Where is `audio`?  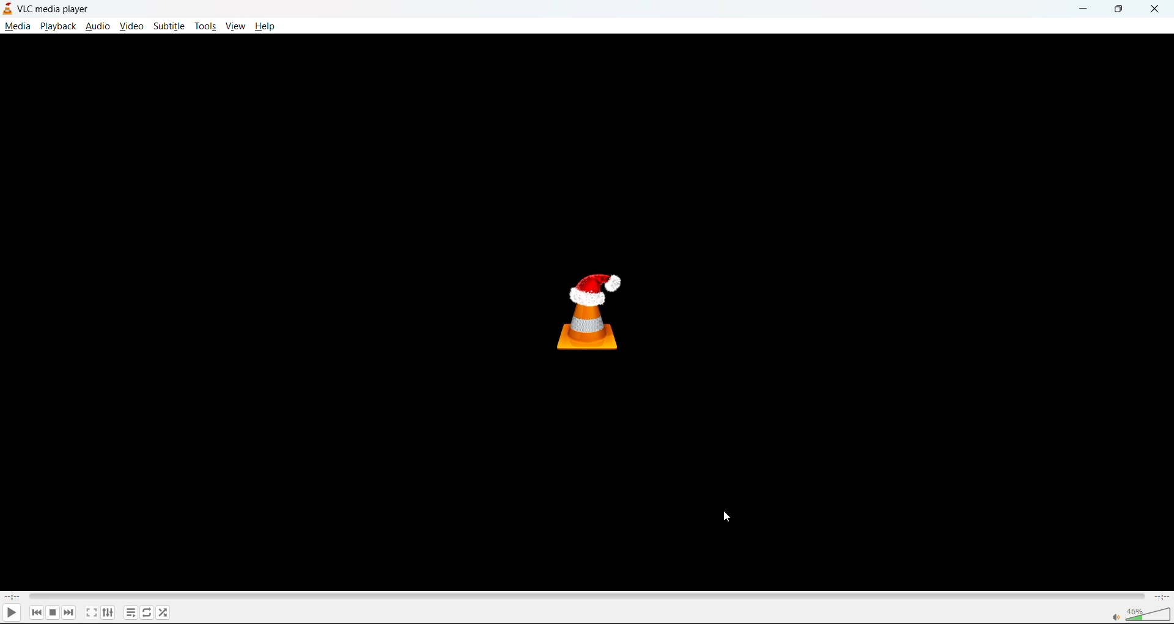 audio is located at coordinates (98, 25).